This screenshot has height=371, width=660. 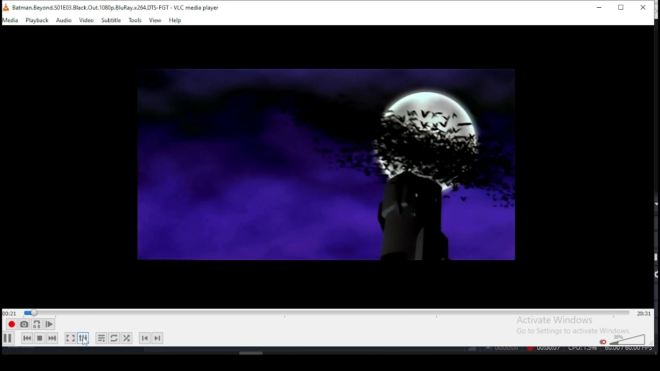 I want to click on previous media in track, skips backward when held, so click(x=26, y=339).